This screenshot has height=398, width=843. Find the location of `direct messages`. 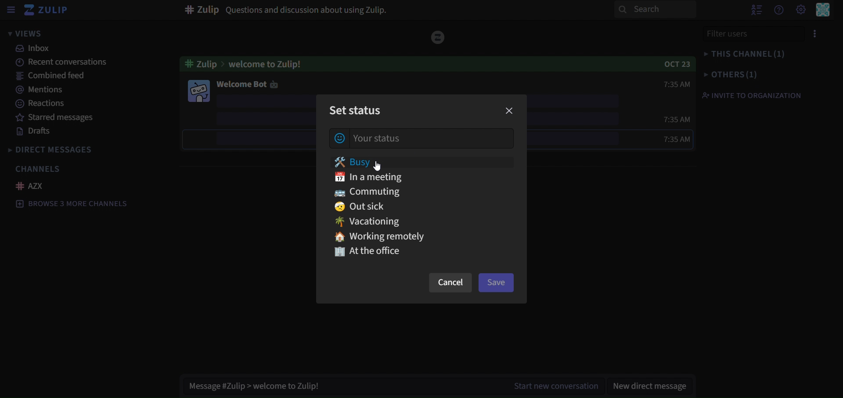

direct messages is located at coordinates (59, 149).